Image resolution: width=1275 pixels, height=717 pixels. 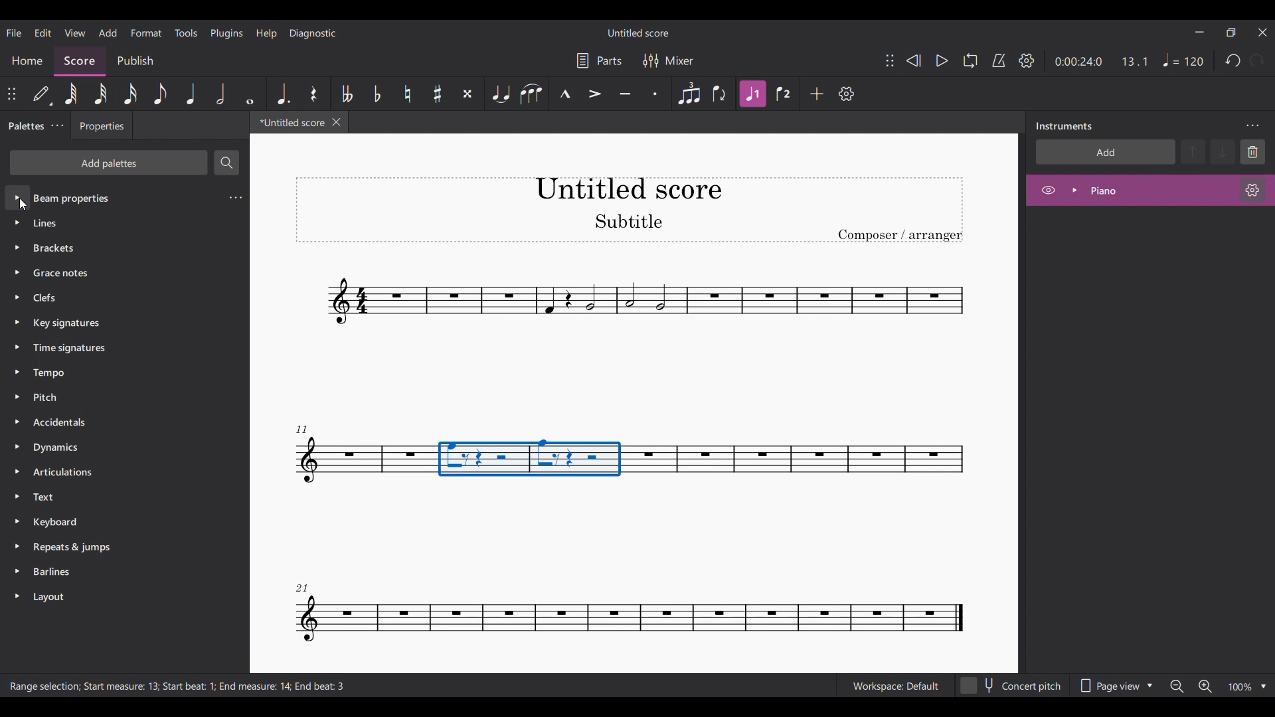 What do you see at coordinates (894, 684) in the screenshot?
I see `Workspace default` at bounding box center [894, 684].